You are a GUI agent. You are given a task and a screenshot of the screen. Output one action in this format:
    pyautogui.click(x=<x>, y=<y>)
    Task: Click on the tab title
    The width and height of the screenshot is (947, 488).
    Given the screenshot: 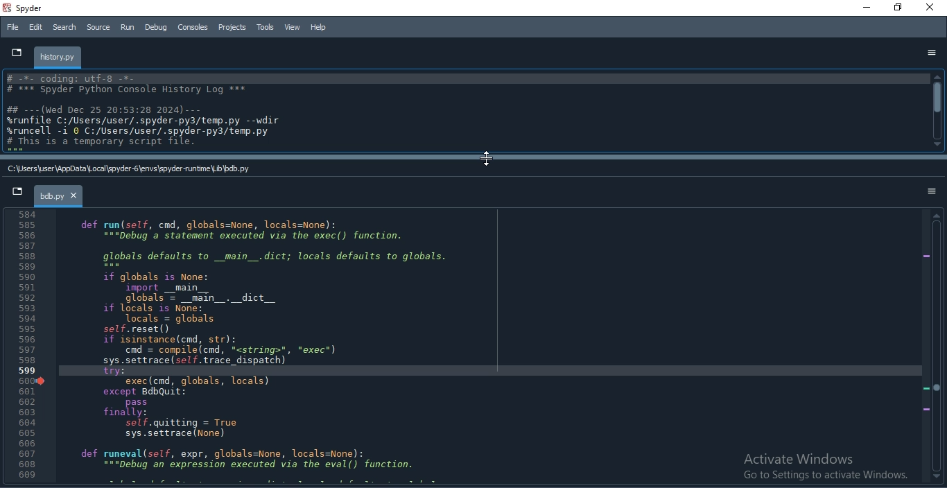 What is the action you would take?
    pyautogui.click(x=59, y=58)
    